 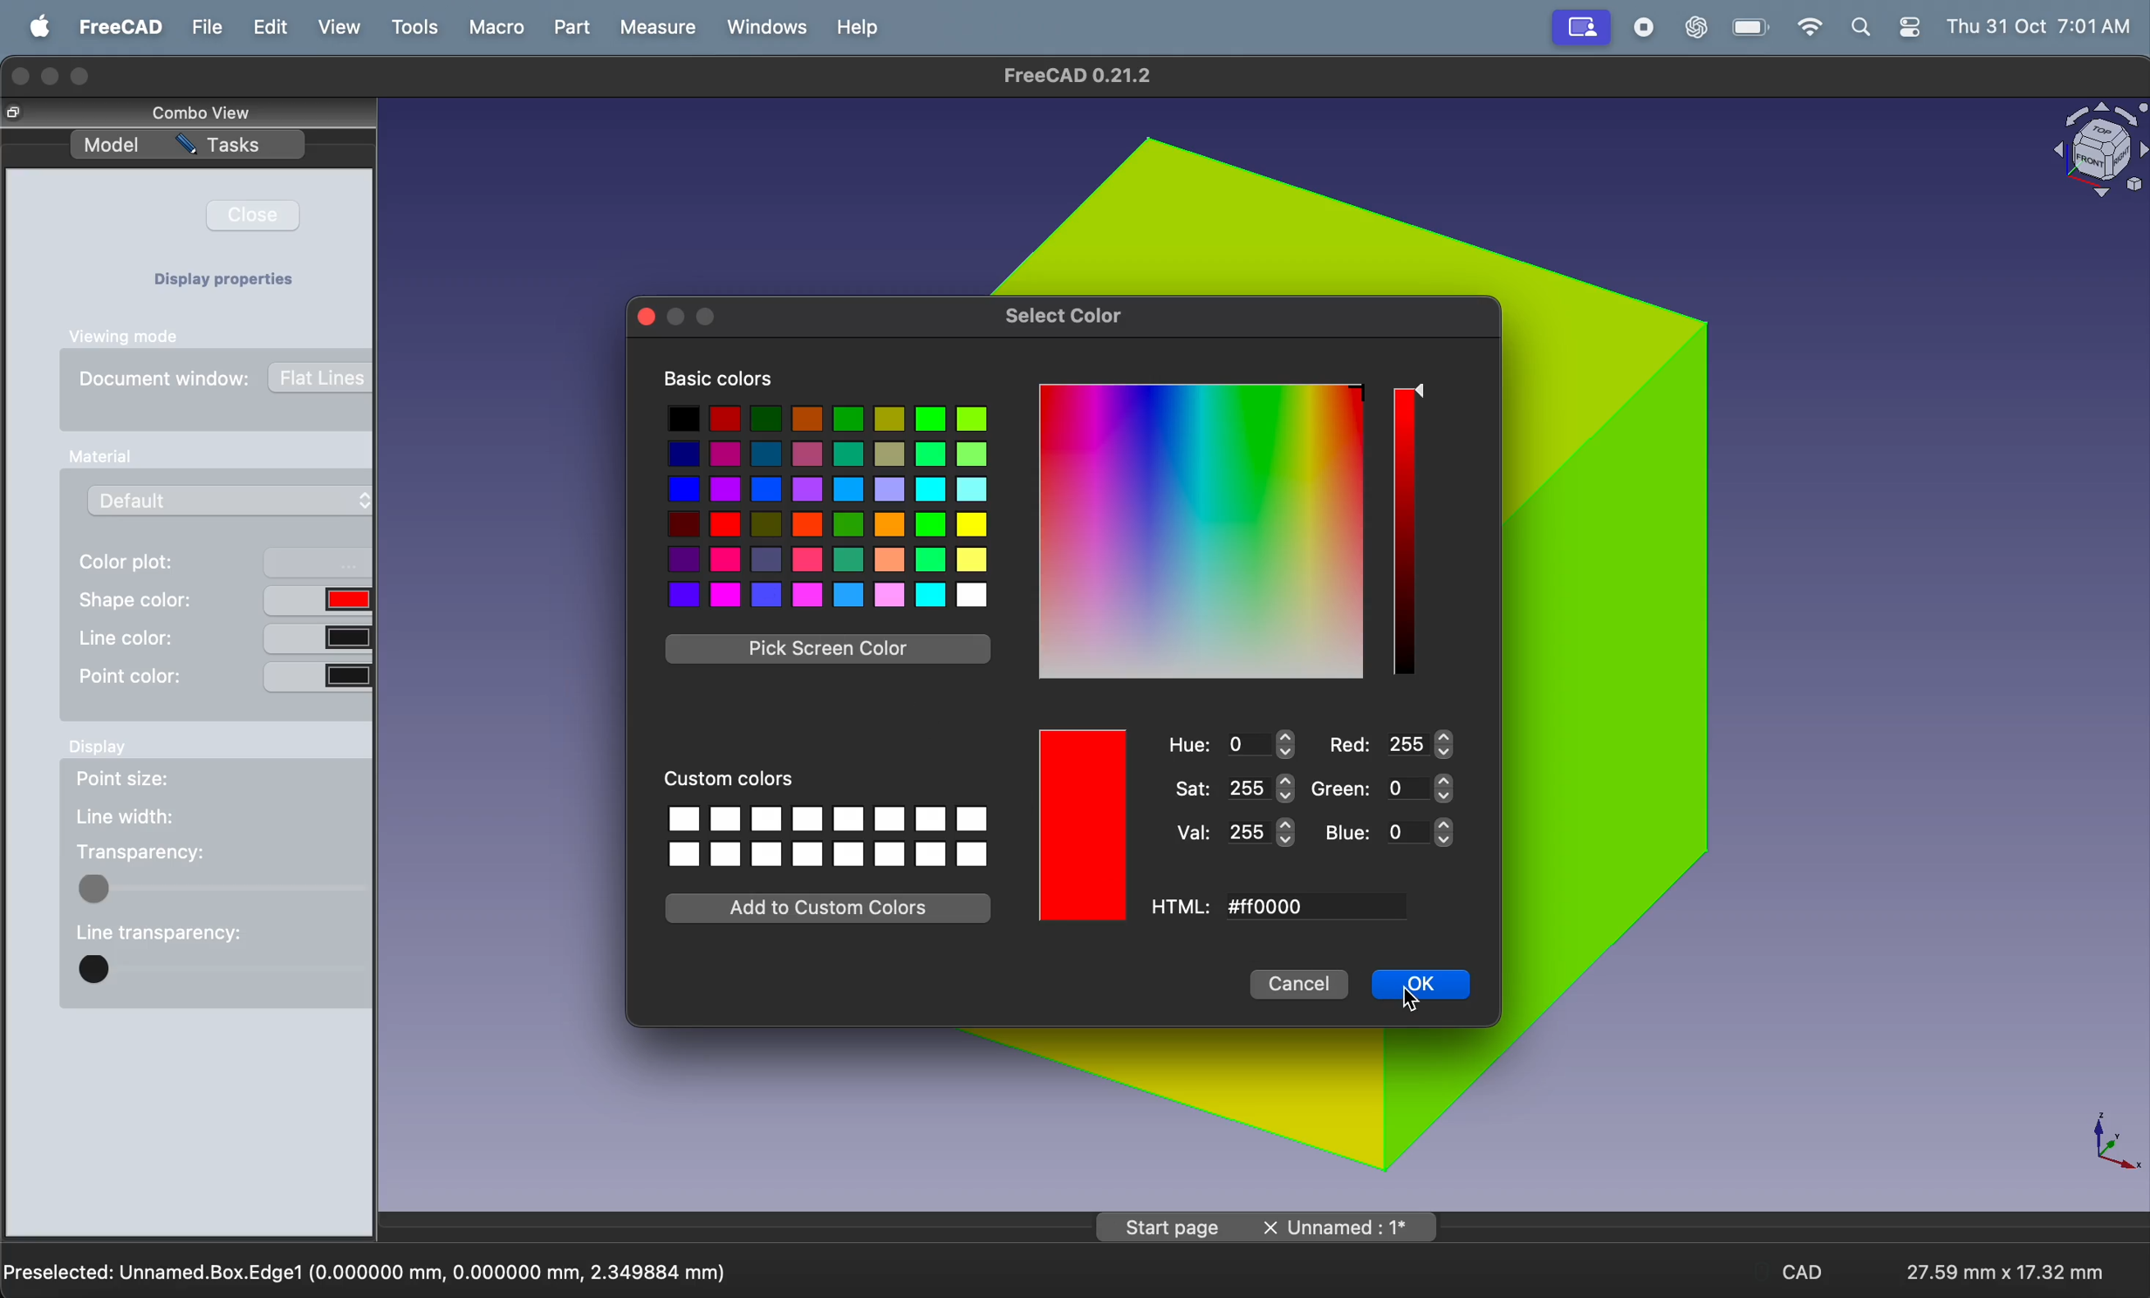 I want to click on aspect ratio, so click(x=1997, y=1264).